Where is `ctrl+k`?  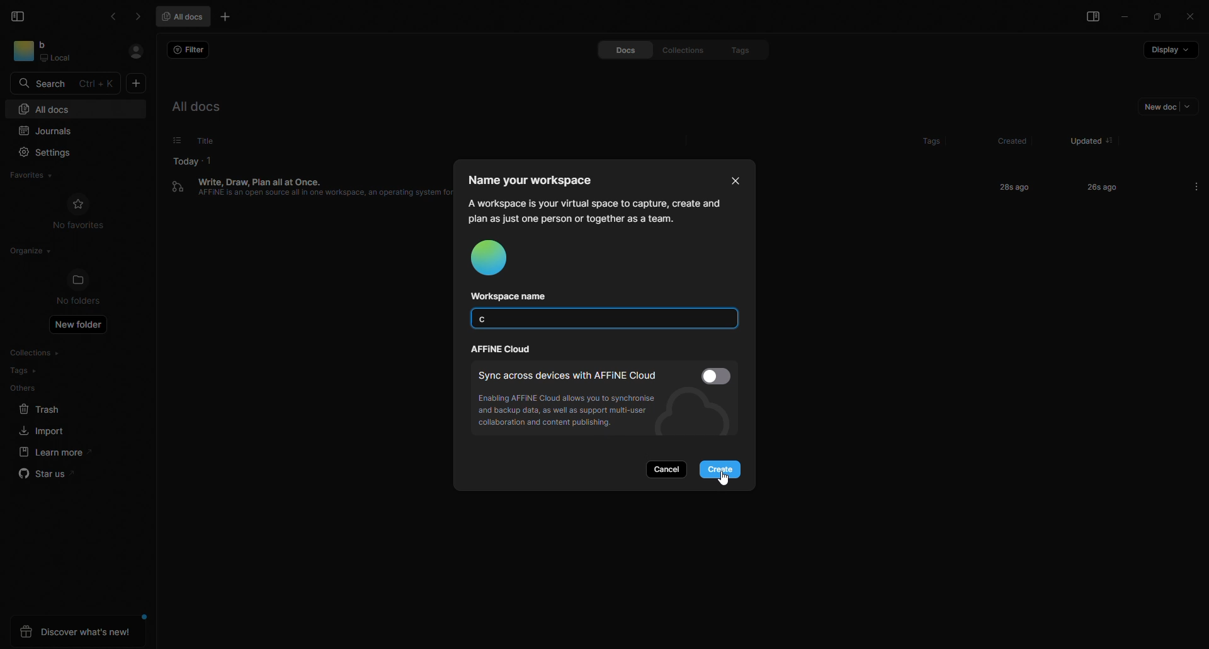
ctrl+k is located at coordinates (98, 83).